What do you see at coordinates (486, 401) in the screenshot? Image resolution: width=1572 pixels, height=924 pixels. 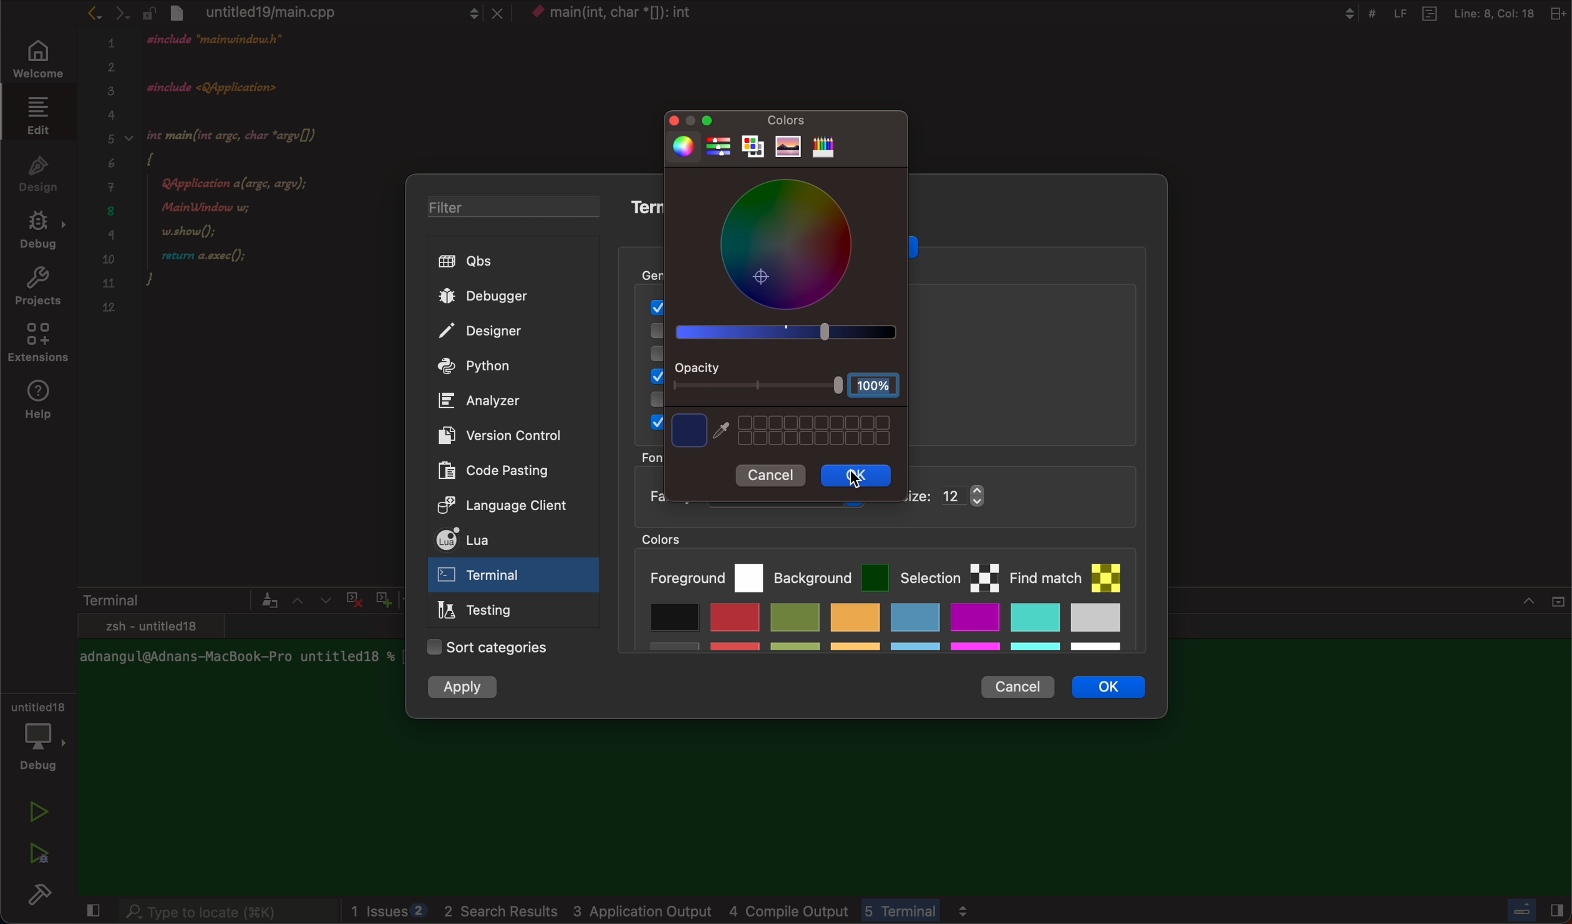 I see `analyzer` at bounding box center [486, 401].